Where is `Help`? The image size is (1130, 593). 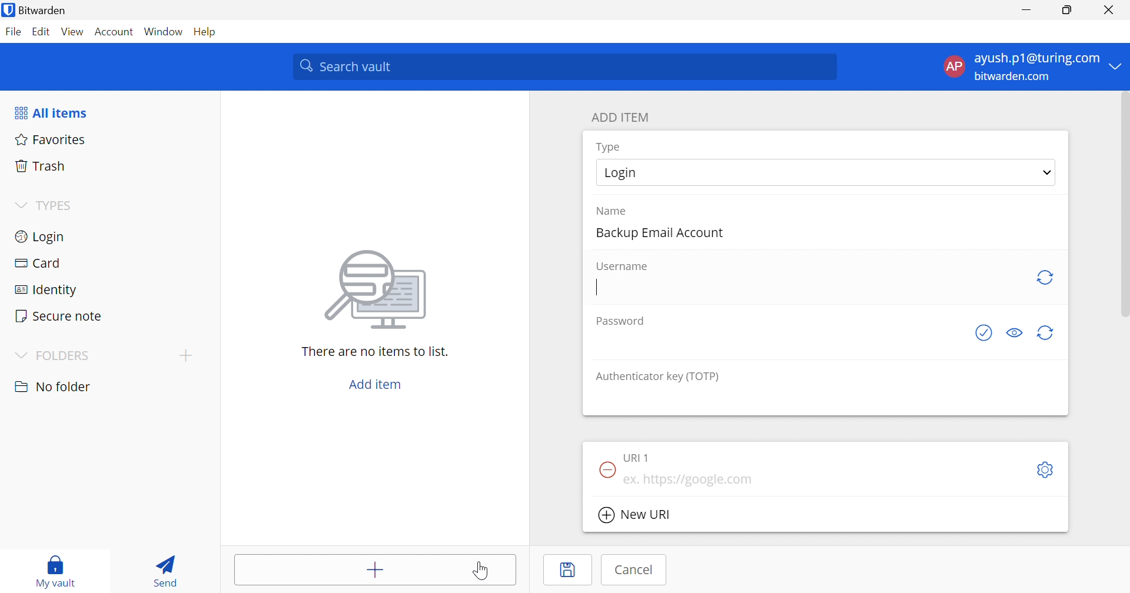 Help is located at coordinates (203, 31).